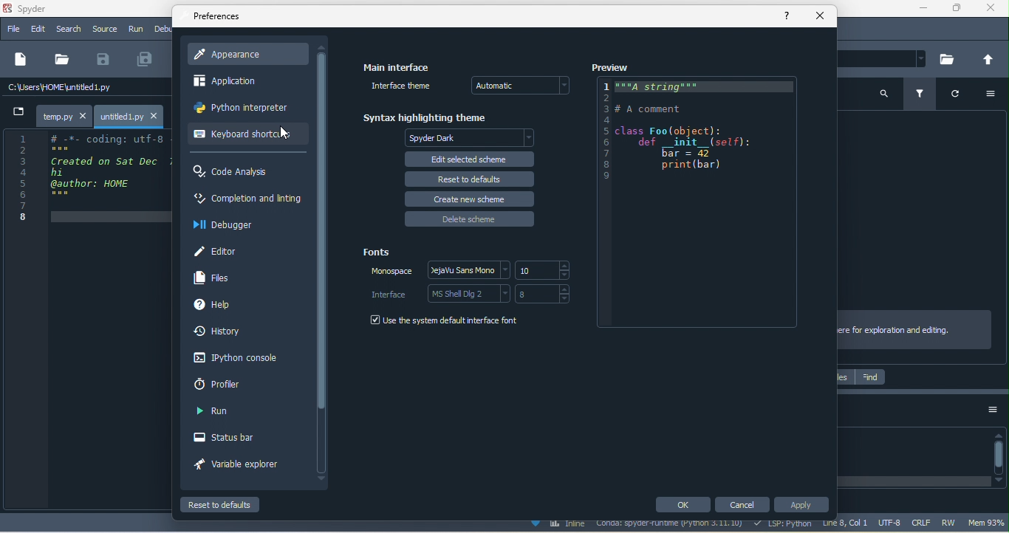 This screenshot has height=533, width=1009. I want to click on filter, so click(922, 94).